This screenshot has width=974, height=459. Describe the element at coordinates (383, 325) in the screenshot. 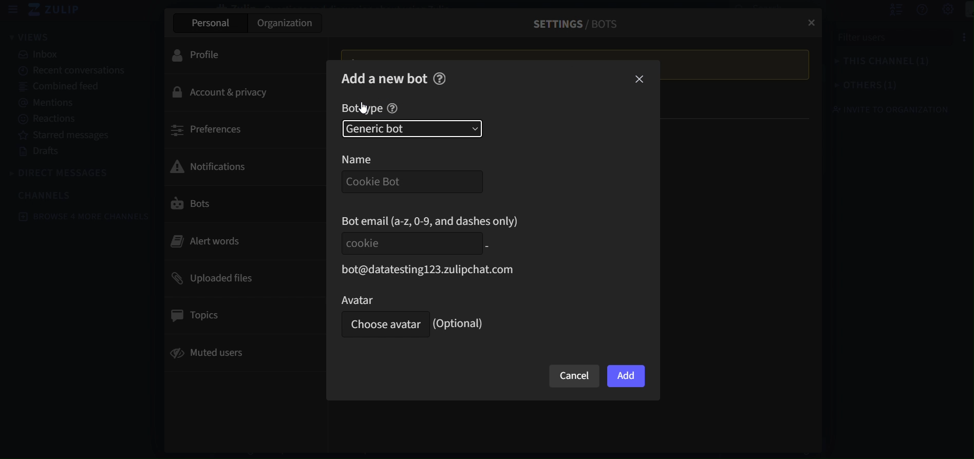

I see `Choose Avatar` at that location.